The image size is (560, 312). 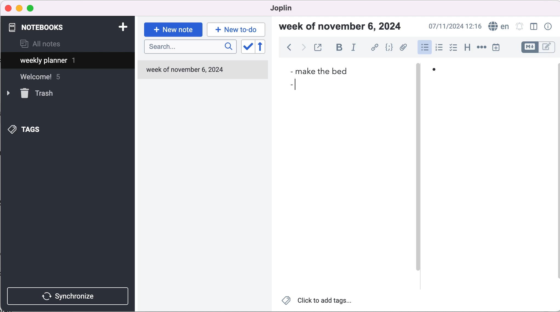 I want to click on code, so click(x=389, y=48).